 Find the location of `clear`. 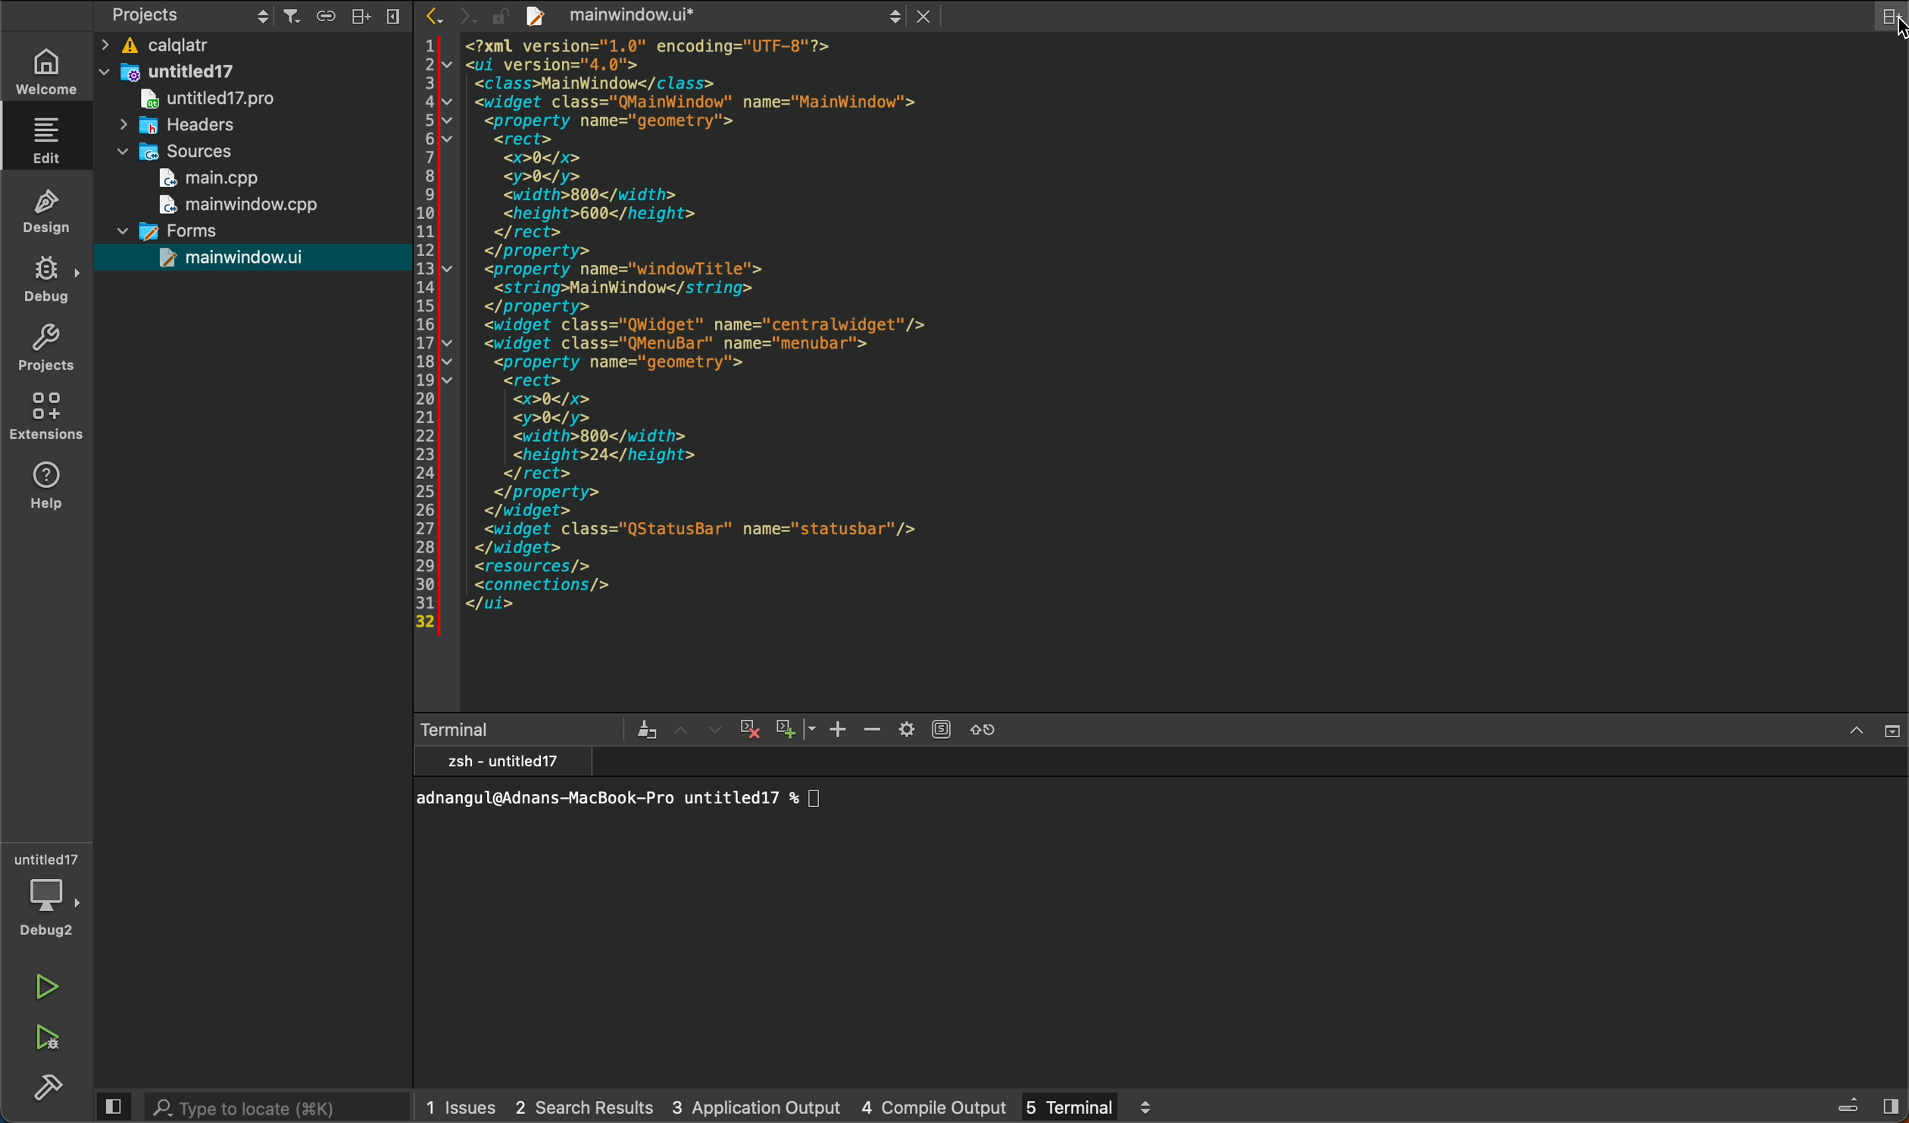

clear is located at coordinates (648, 728).